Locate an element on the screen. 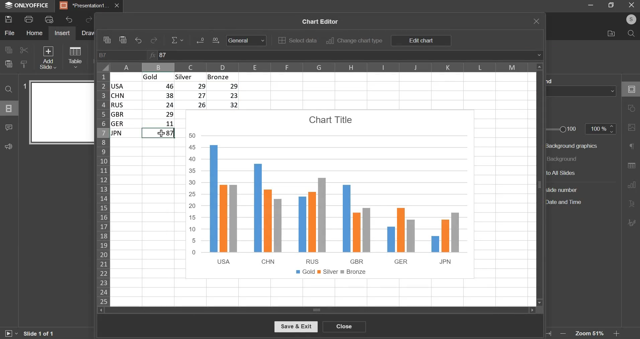 The width and height of the screenshot is (640, 339). 7 is located at coordinates (159, 134).